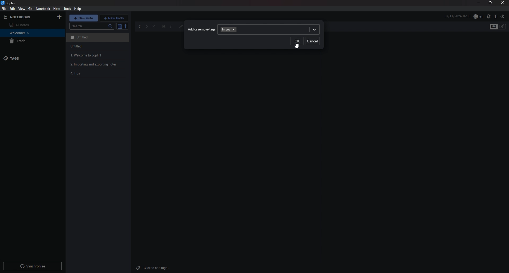 This screenshot has height=273, width=509. I want to click on add or remove tags, so click(202, 29).